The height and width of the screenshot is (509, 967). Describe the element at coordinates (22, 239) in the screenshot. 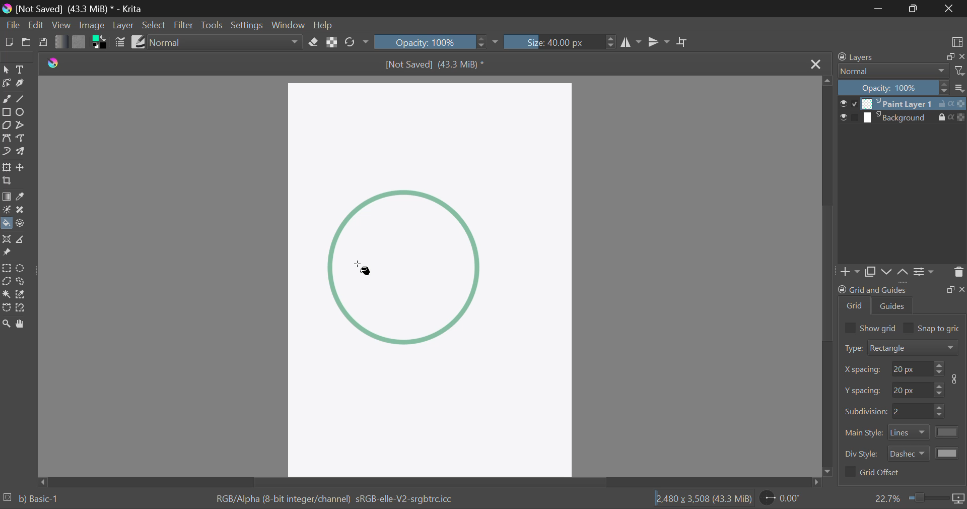

I see `Measurements` at that location.